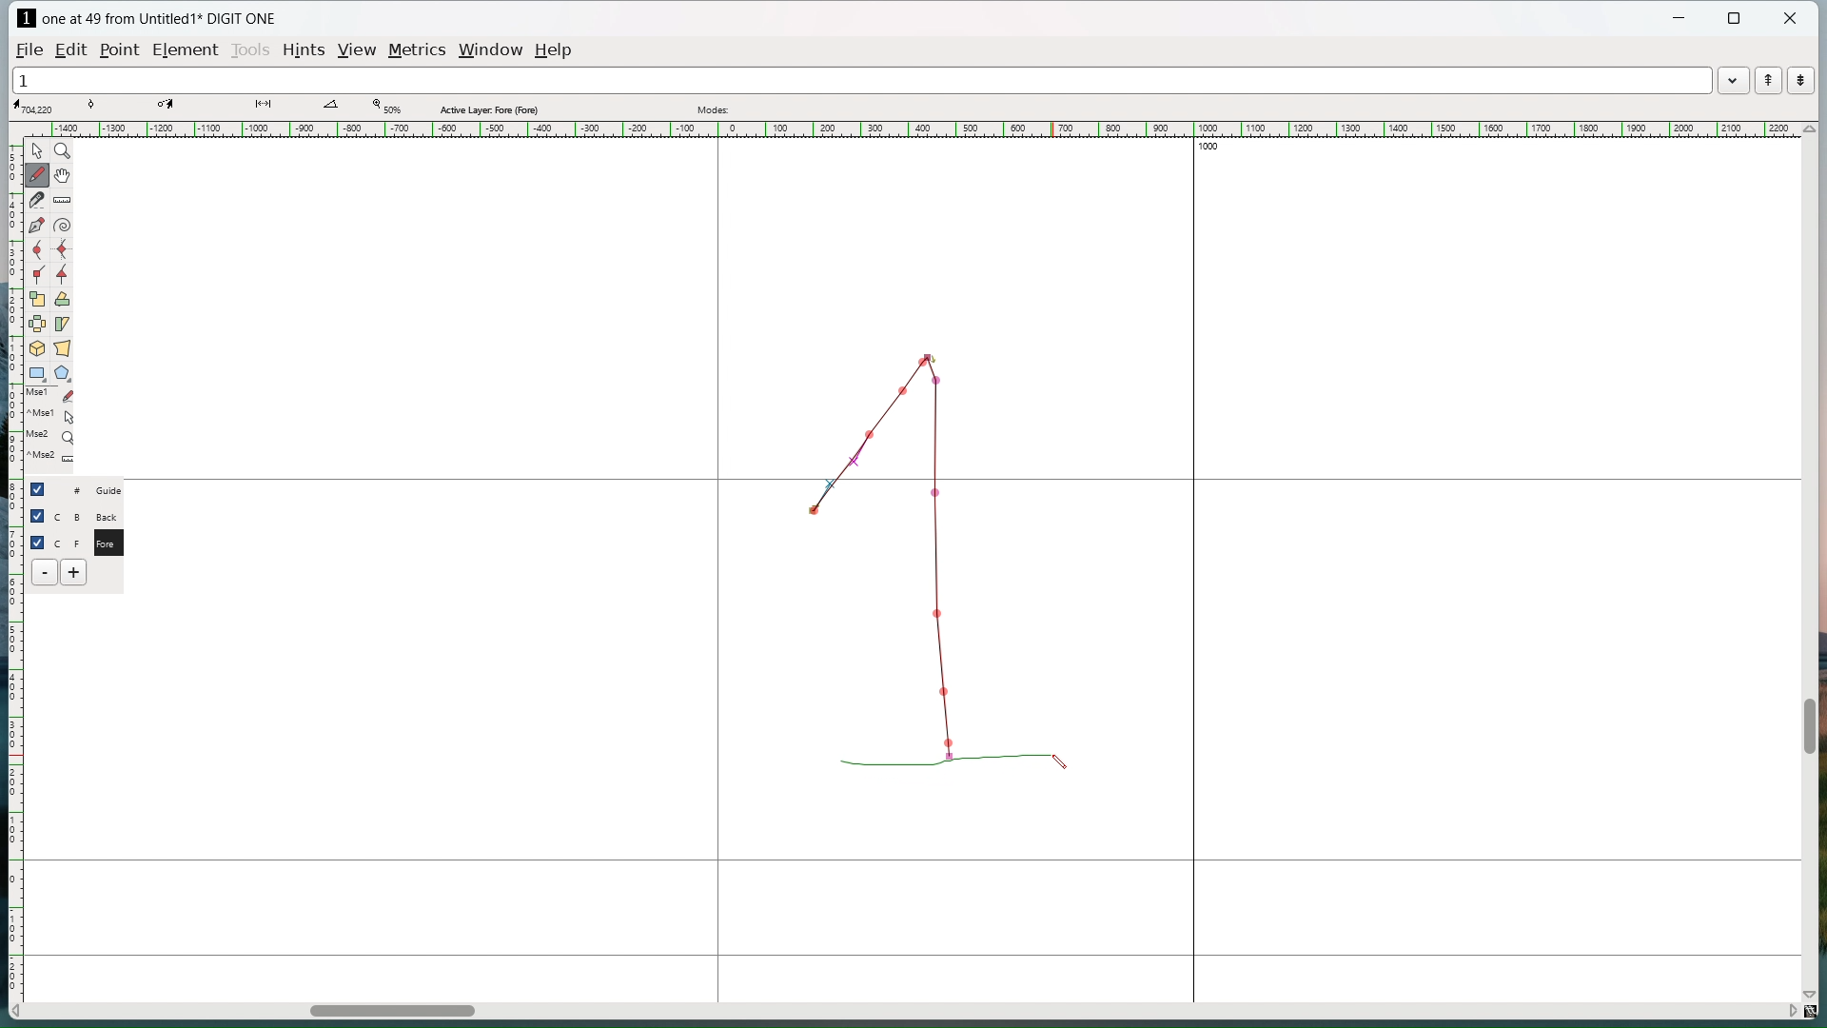  Describe the element at coordinates (37, 372) in the screenshot. I see `rectangle/ellipse` at that location.